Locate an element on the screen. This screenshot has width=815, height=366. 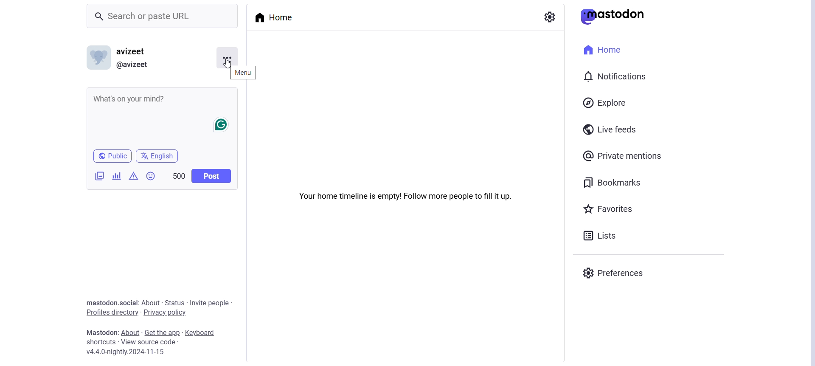
View Source Code is located at coordinates (153, 343).